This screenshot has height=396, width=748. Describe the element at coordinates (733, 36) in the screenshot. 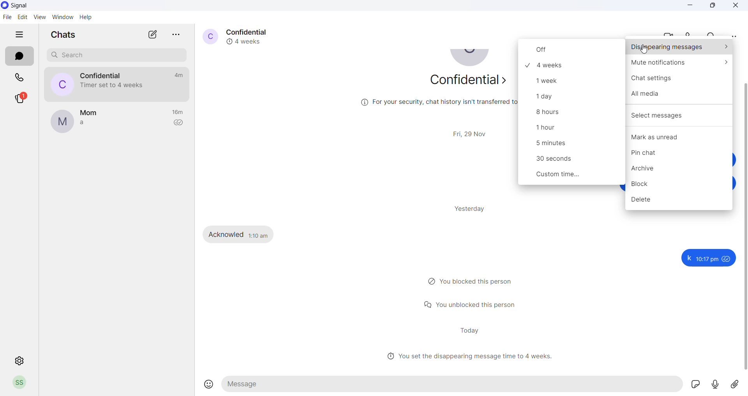

I see `more options` at that location.